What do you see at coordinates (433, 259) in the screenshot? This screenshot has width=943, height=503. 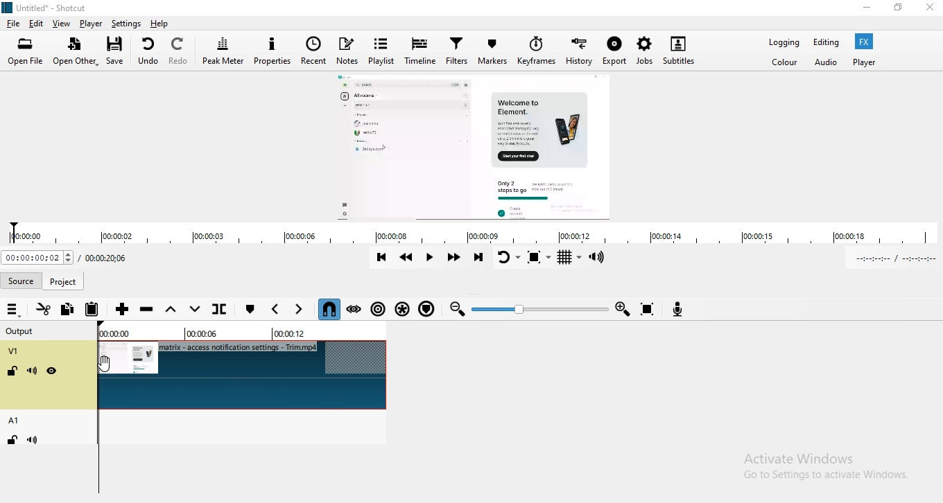 I see `Toggle play or pause` at bounding box center [433, 259].